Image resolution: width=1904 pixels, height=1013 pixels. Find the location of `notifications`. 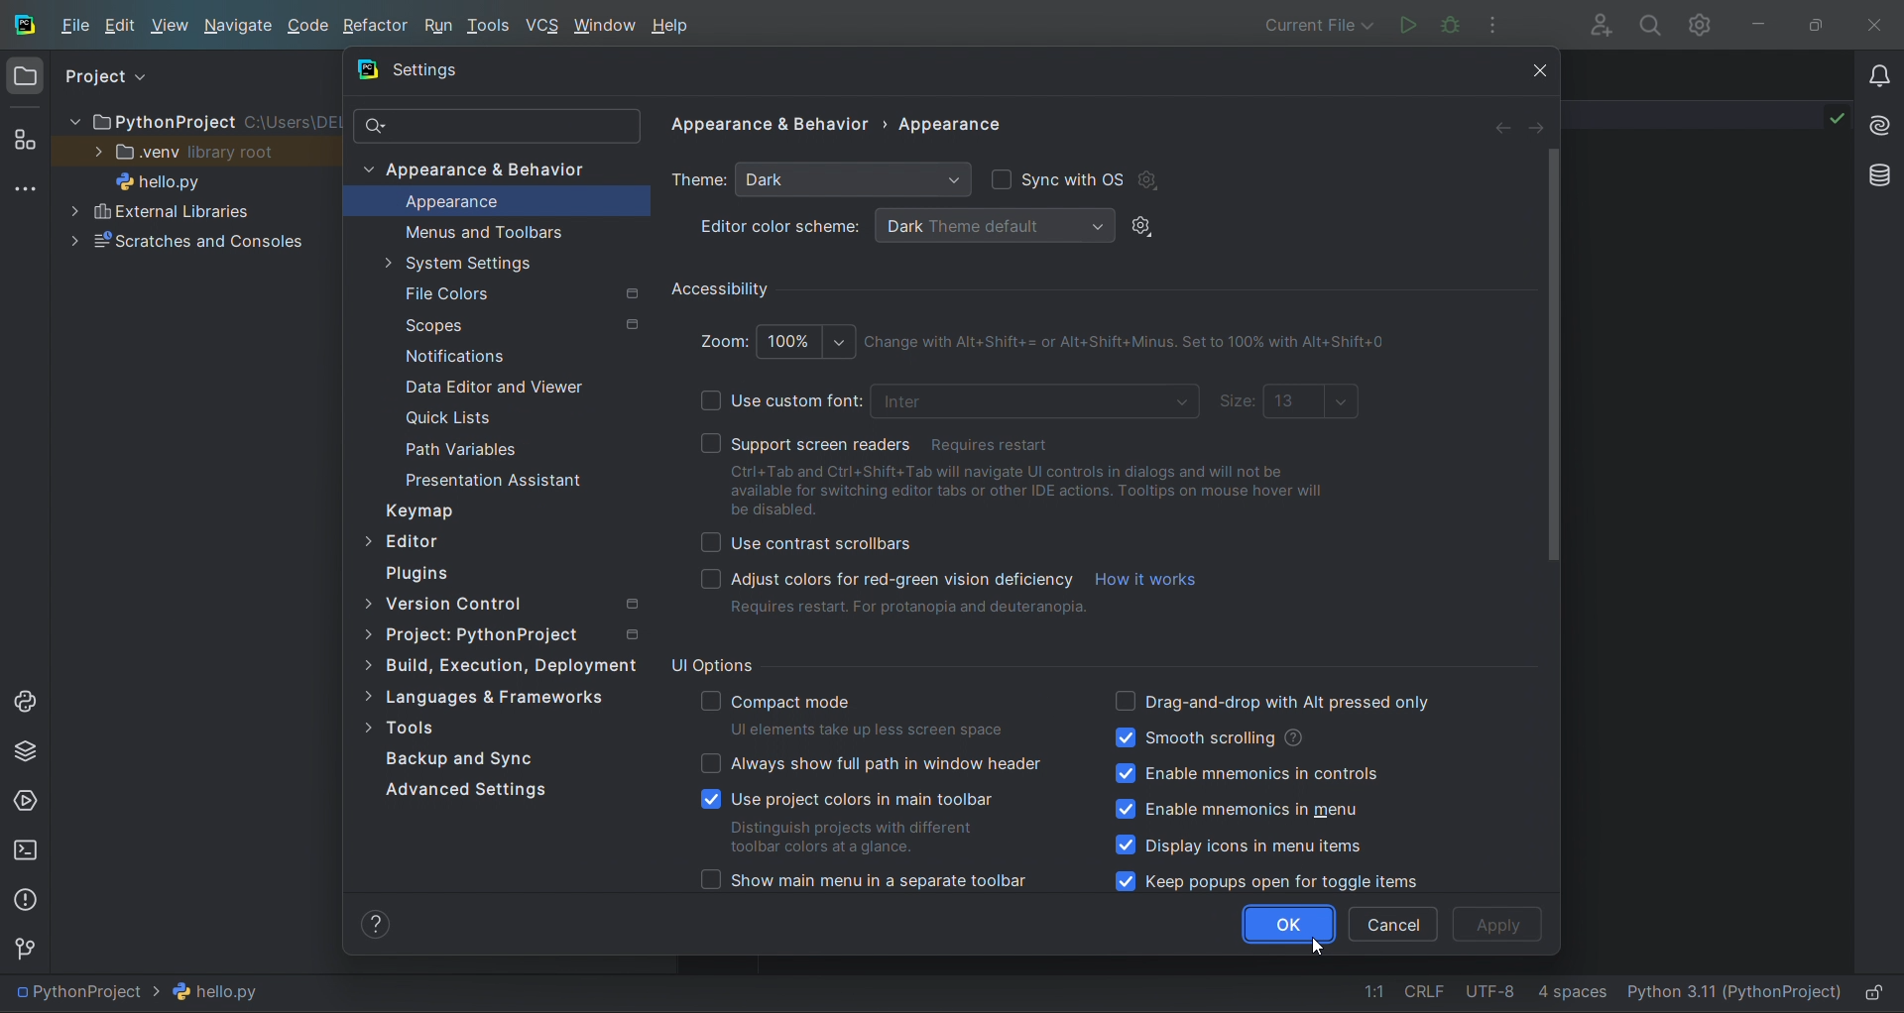

notifications is located at coordinates (1879, 77).